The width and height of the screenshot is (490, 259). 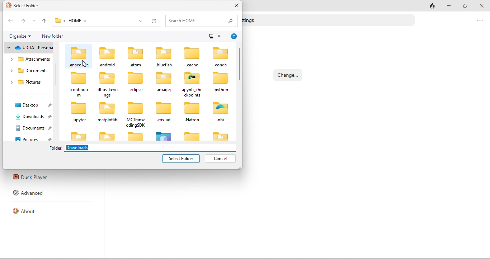 I want to click on vertical scroll bar, so click(x=239, y=64).